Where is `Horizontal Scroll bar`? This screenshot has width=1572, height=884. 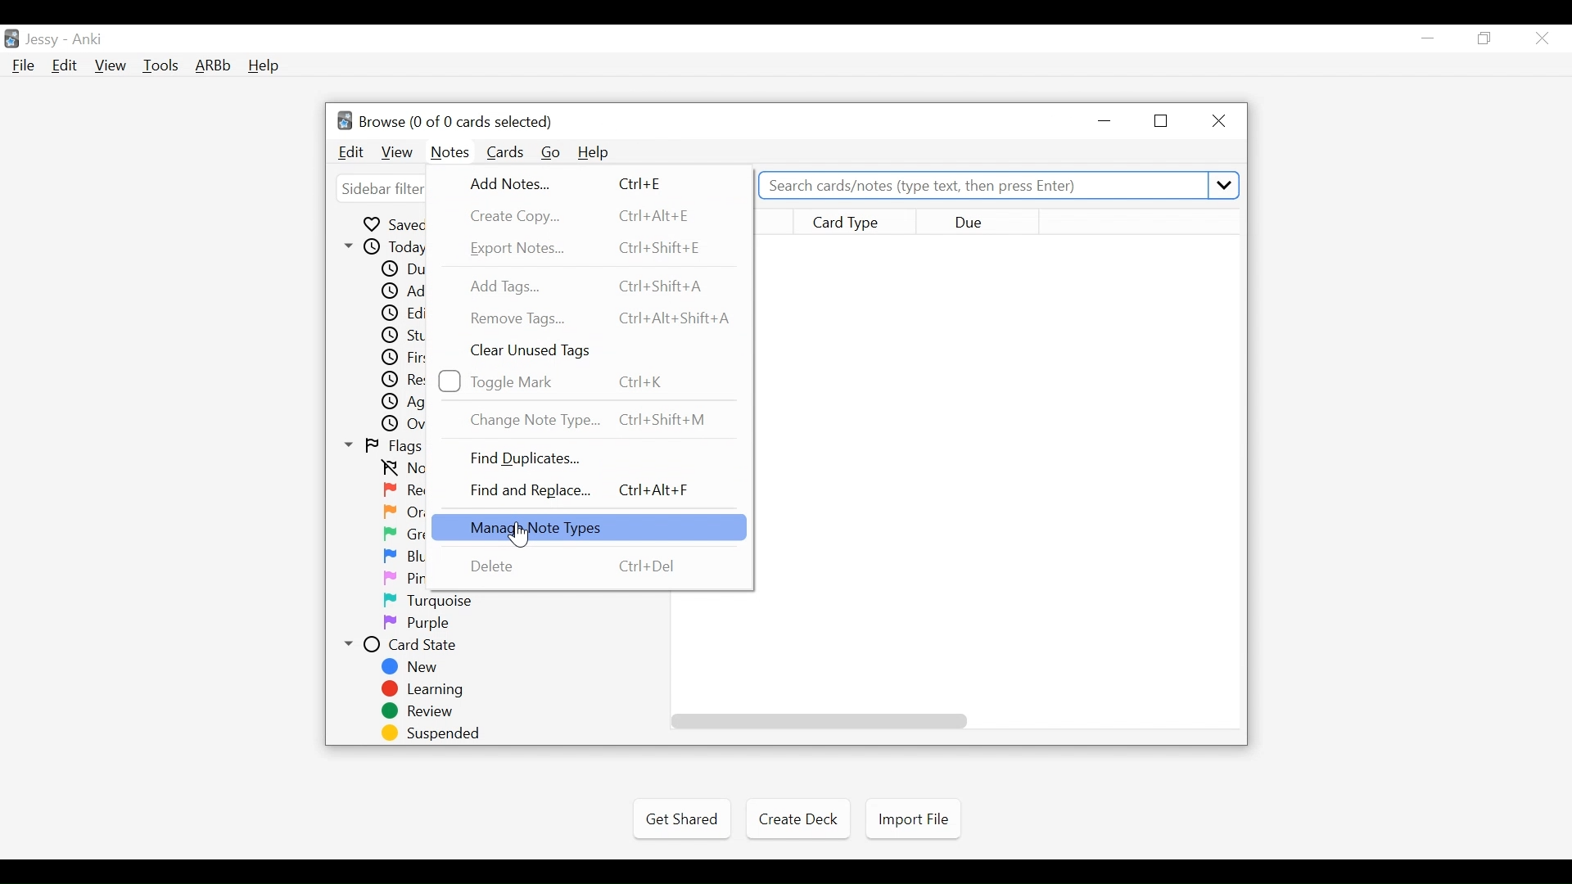
Horizontal Scroll bar is located at coordinates (820, 721).